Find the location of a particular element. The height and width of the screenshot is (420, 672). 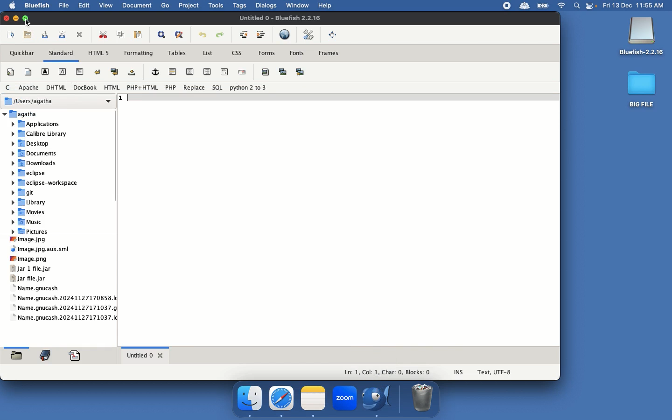

Paste is located at coordinates (139, 35).